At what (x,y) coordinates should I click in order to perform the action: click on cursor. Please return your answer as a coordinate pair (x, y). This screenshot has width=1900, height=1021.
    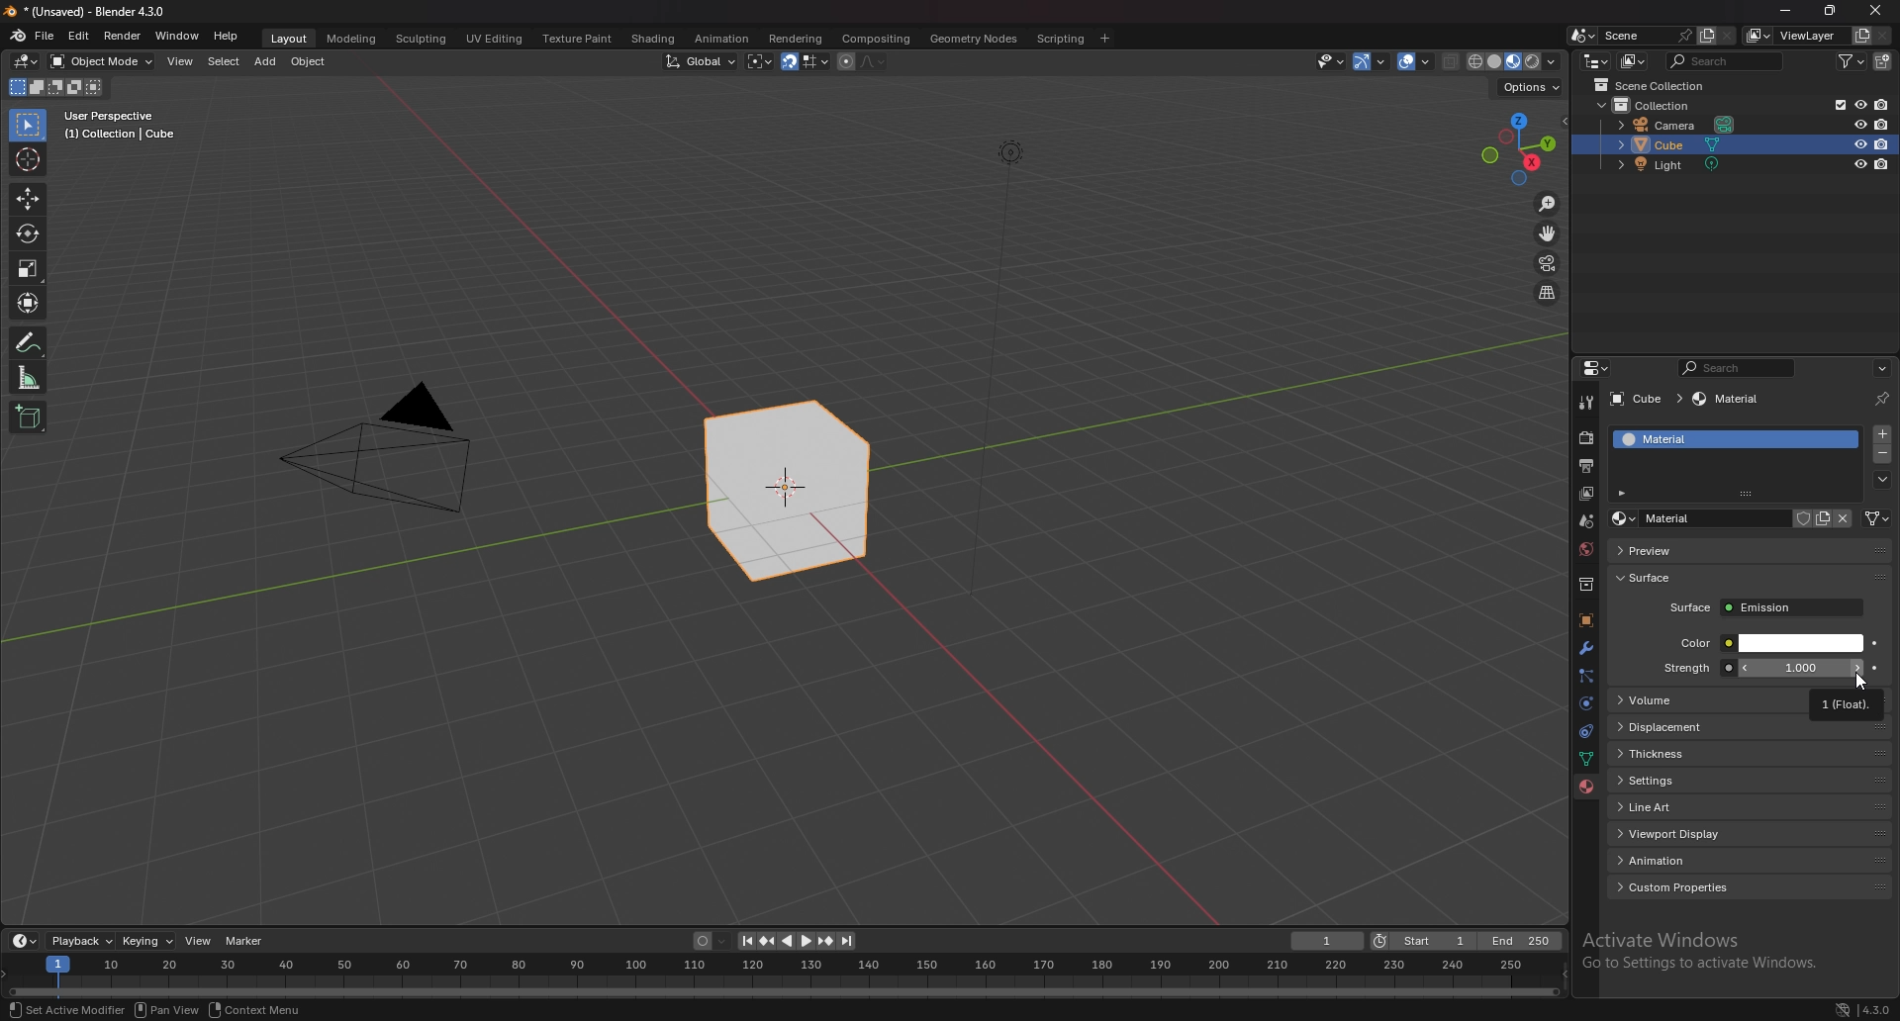
    Looking at the image, I should click on (1862, 682).